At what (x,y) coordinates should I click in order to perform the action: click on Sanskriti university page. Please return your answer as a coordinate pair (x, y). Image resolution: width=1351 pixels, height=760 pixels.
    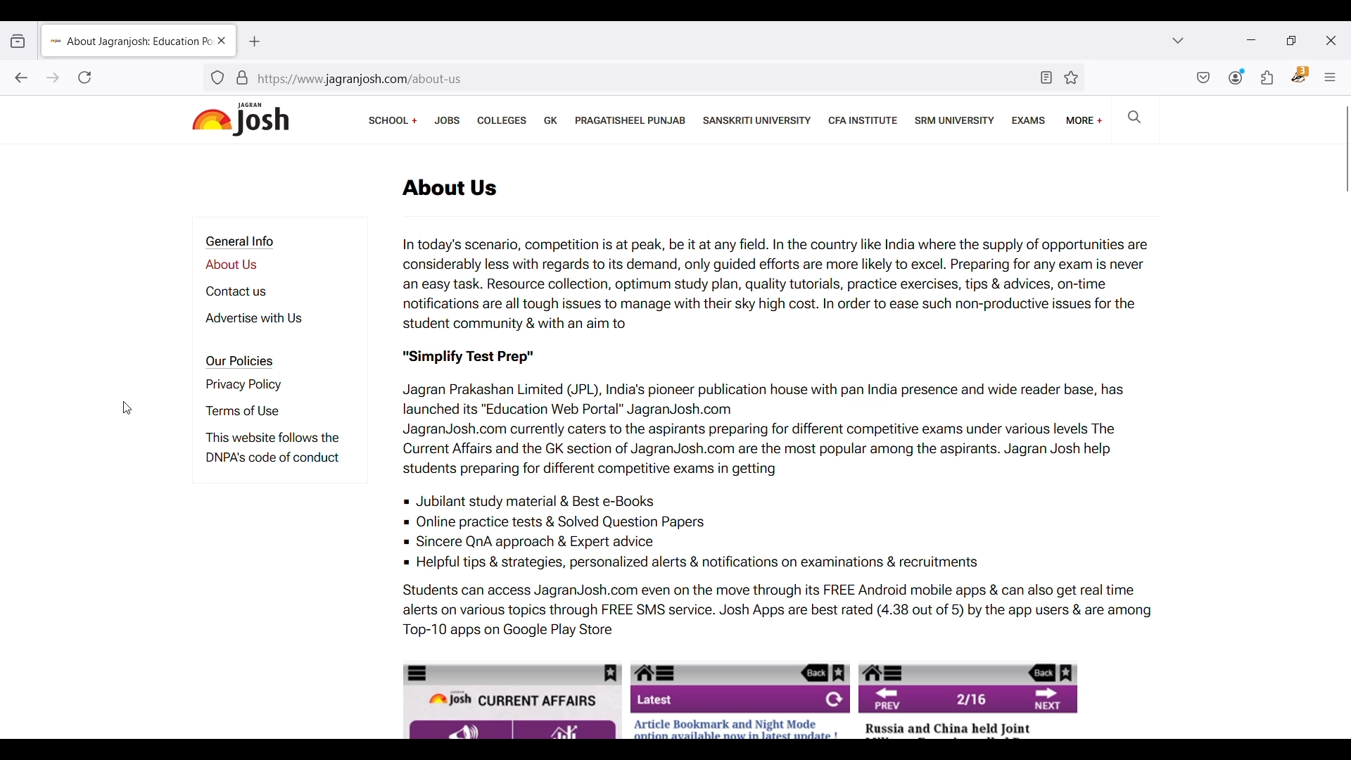
    Looking at the image, I should click on (757, 122).